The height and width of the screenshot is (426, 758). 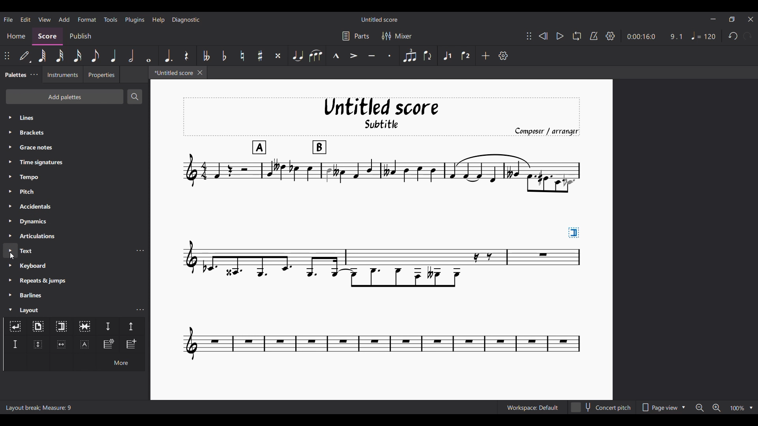 I want to click on Mixer settings, so click(x=397, y=36).